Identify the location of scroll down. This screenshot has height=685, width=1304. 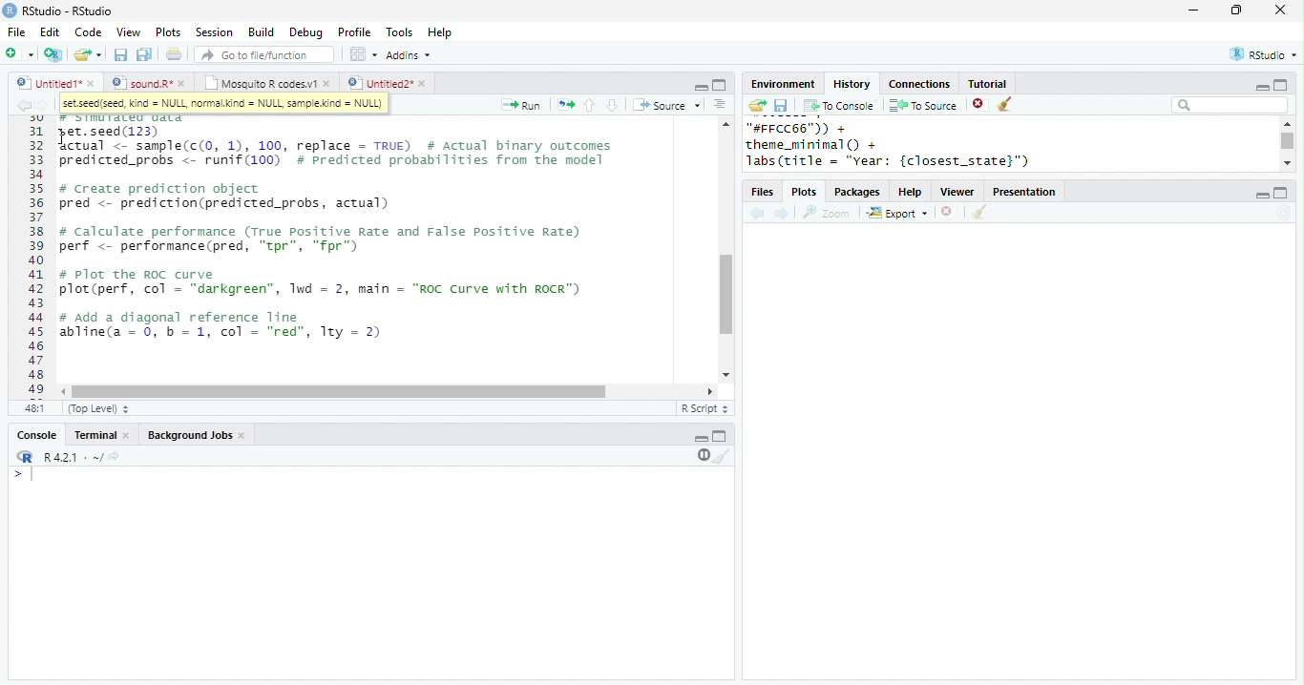
(1287, 162).